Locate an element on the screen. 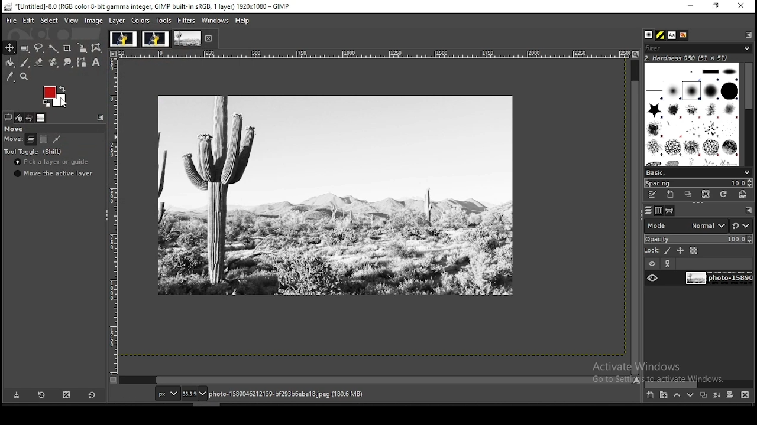 This screenshot has width=757, height=425. brushes is located at coordinates (693, 114).